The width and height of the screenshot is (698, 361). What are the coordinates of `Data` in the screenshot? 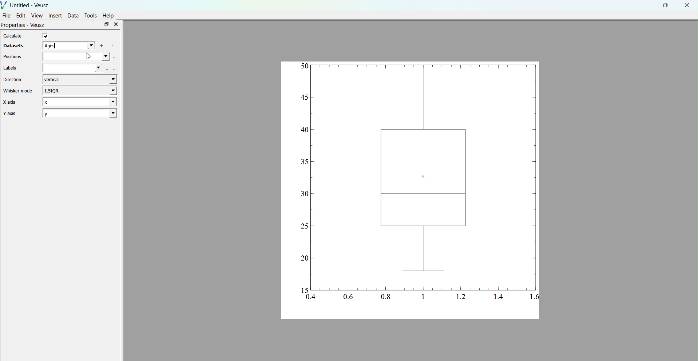 It's located at (73, 15).